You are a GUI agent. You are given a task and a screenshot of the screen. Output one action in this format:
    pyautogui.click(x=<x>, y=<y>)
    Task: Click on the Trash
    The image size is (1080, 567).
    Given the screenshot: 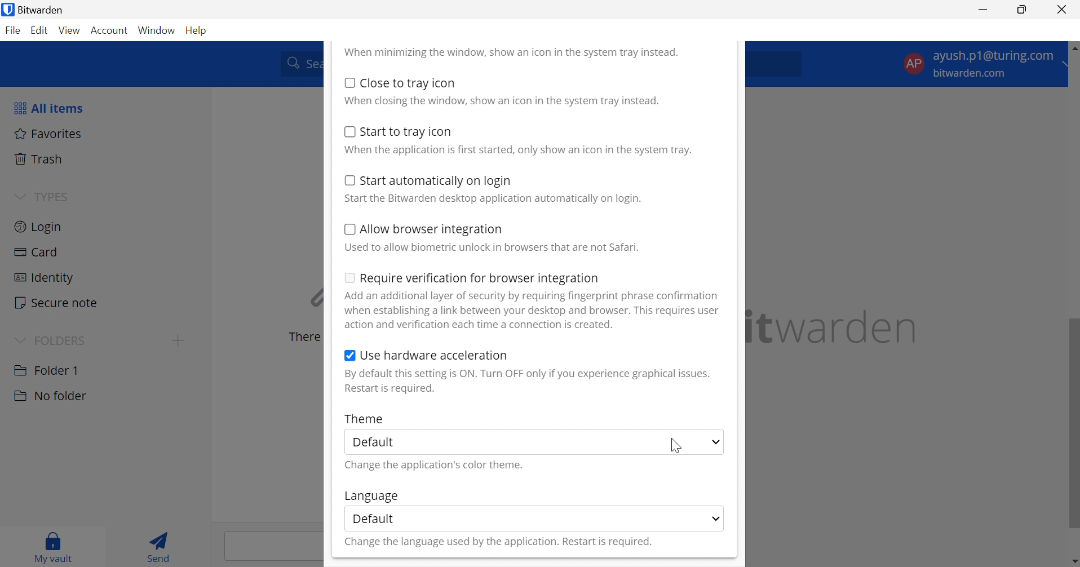 What is the action you would take?
    pyautogui.click(x=40, y=159)
    